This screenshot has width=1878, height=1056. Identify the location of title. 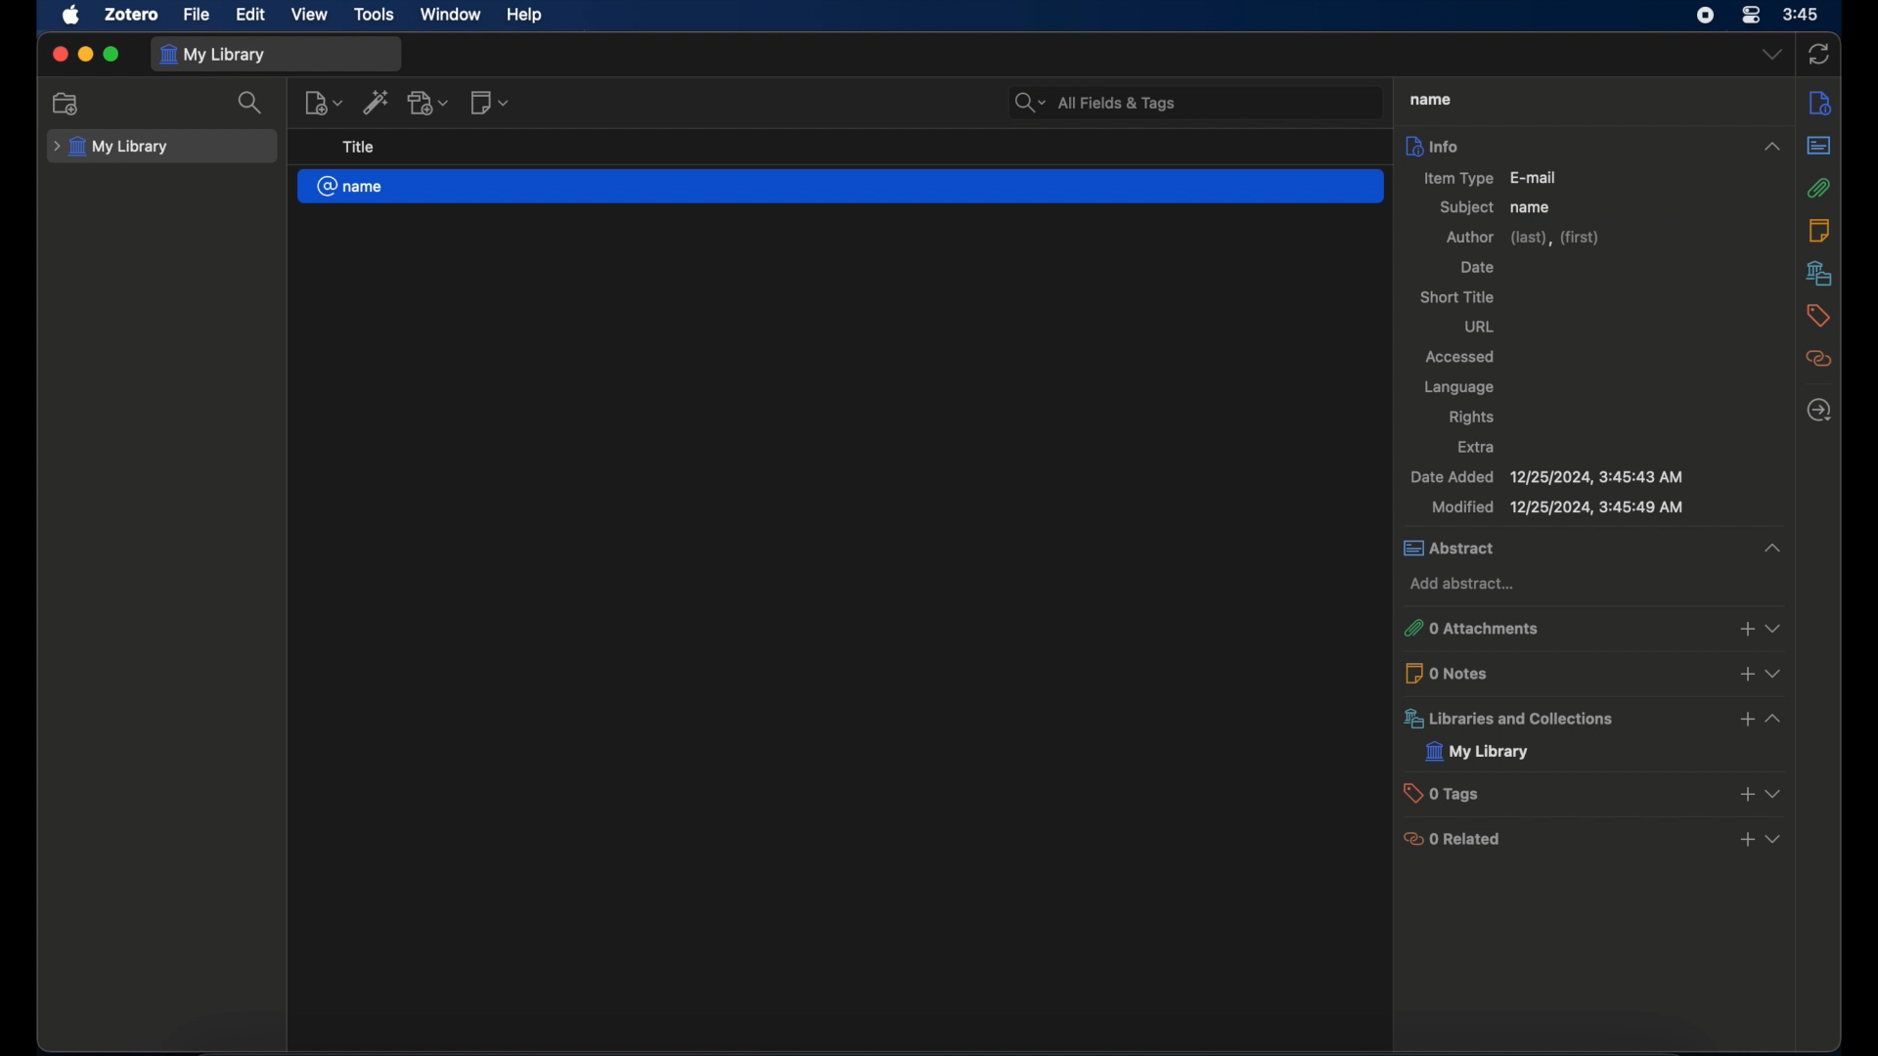
(359, 148).